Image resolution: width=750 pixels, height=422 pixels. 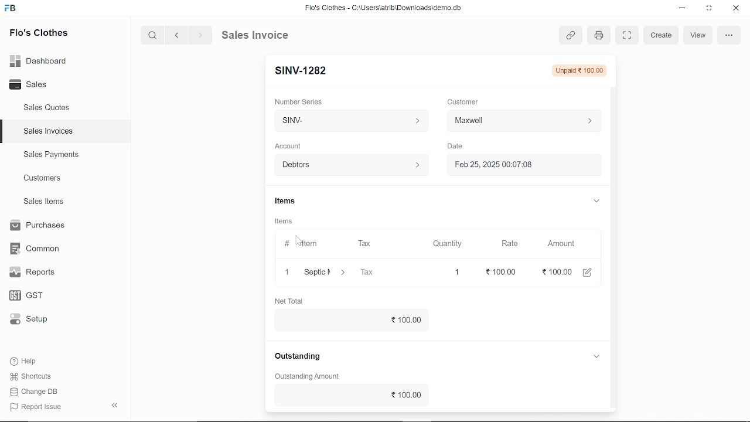 I want to click on Sales Items., so click(x=45, y=202).